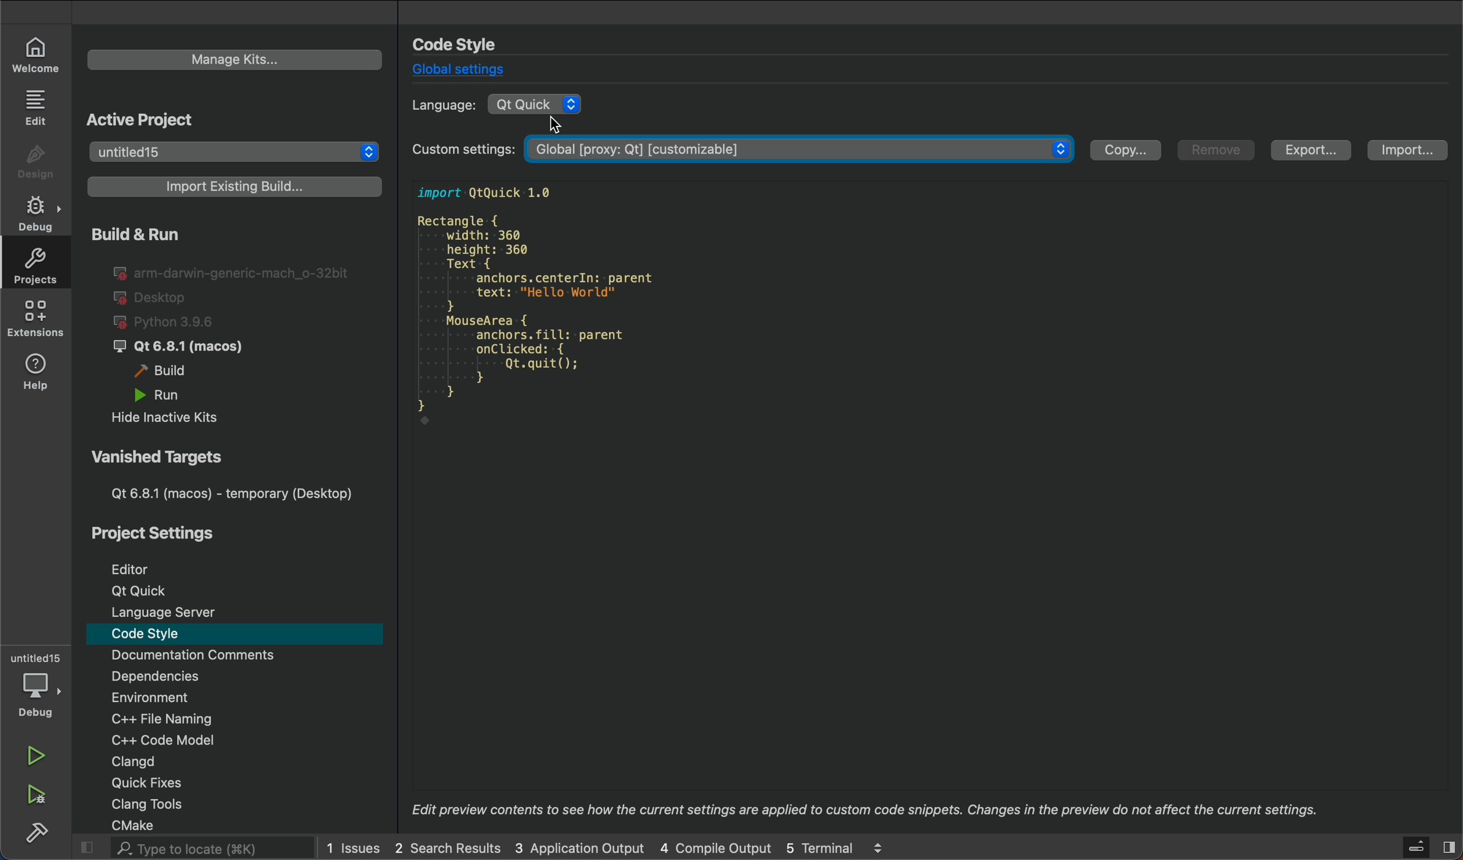 This screenshot has height=860, width=1463. Describe the element at coordinates (736, 150) in the screenshot. I see `custom setting` at that location.